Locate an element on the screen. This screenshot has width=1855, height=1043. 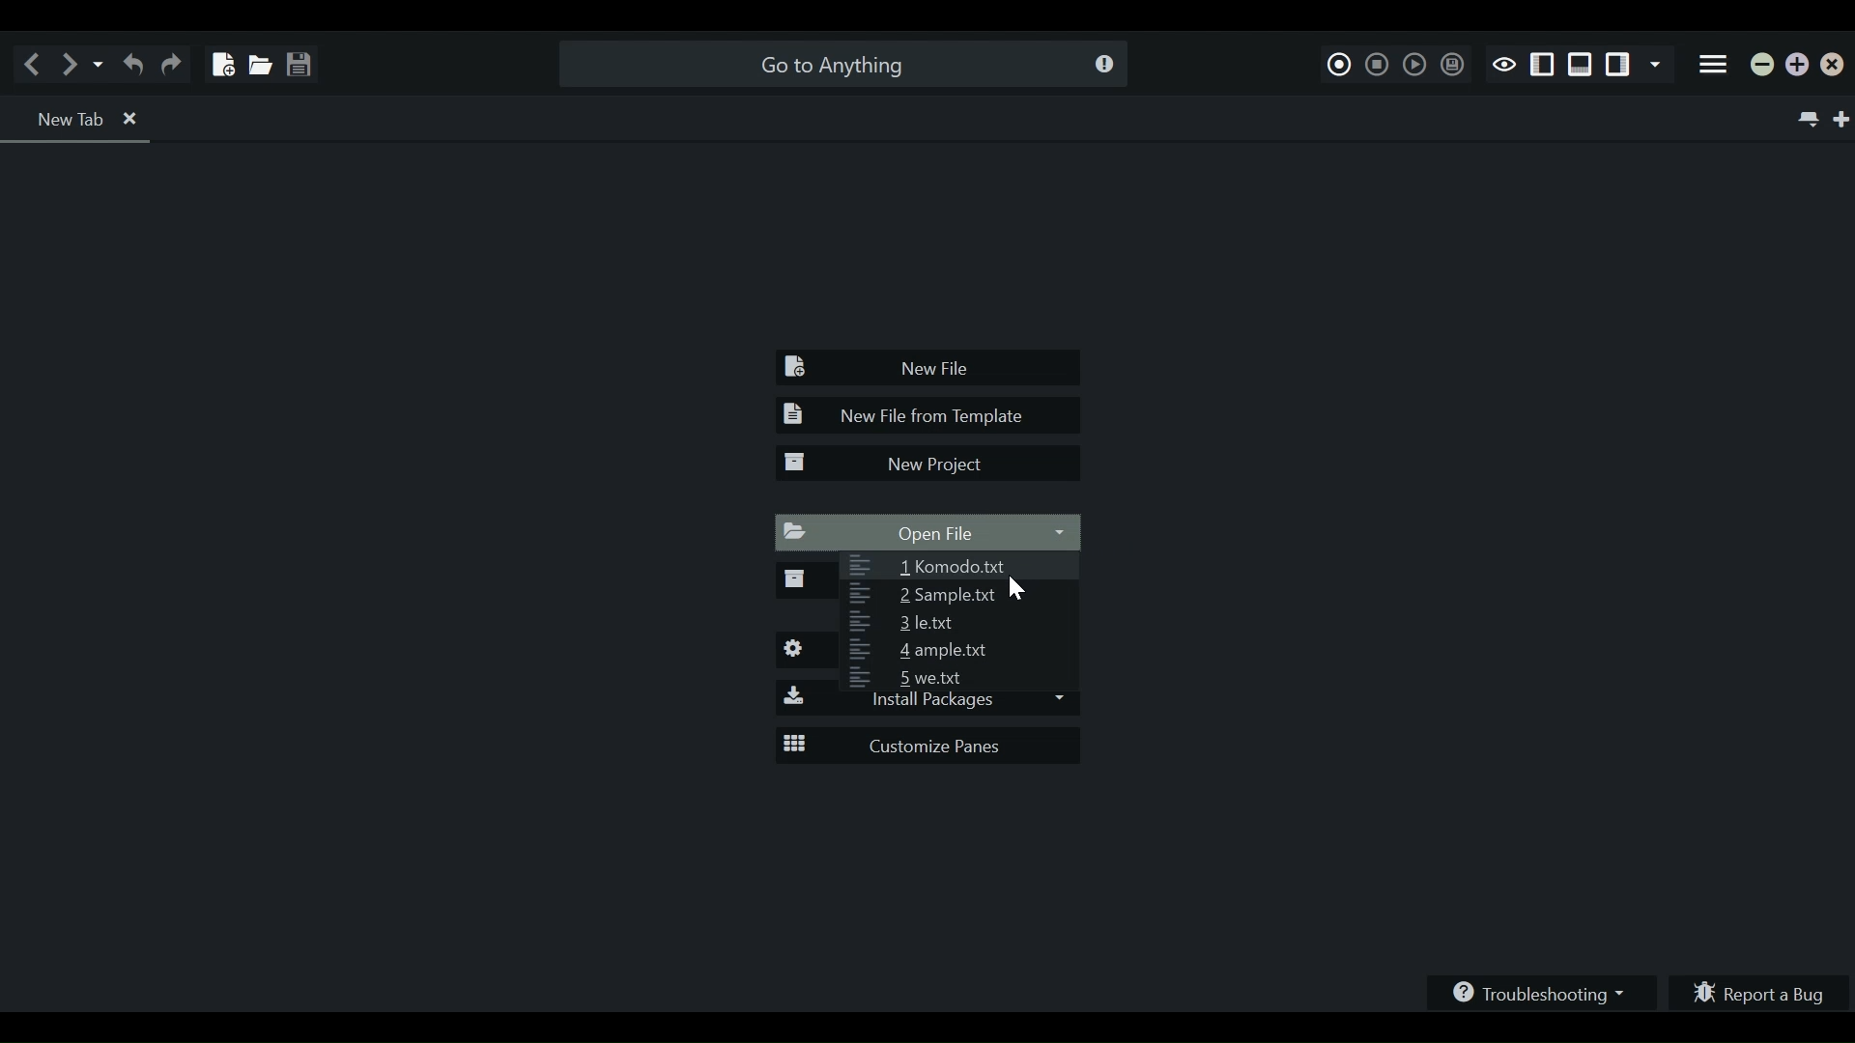
Open Project is located at coordinates (803, 583).